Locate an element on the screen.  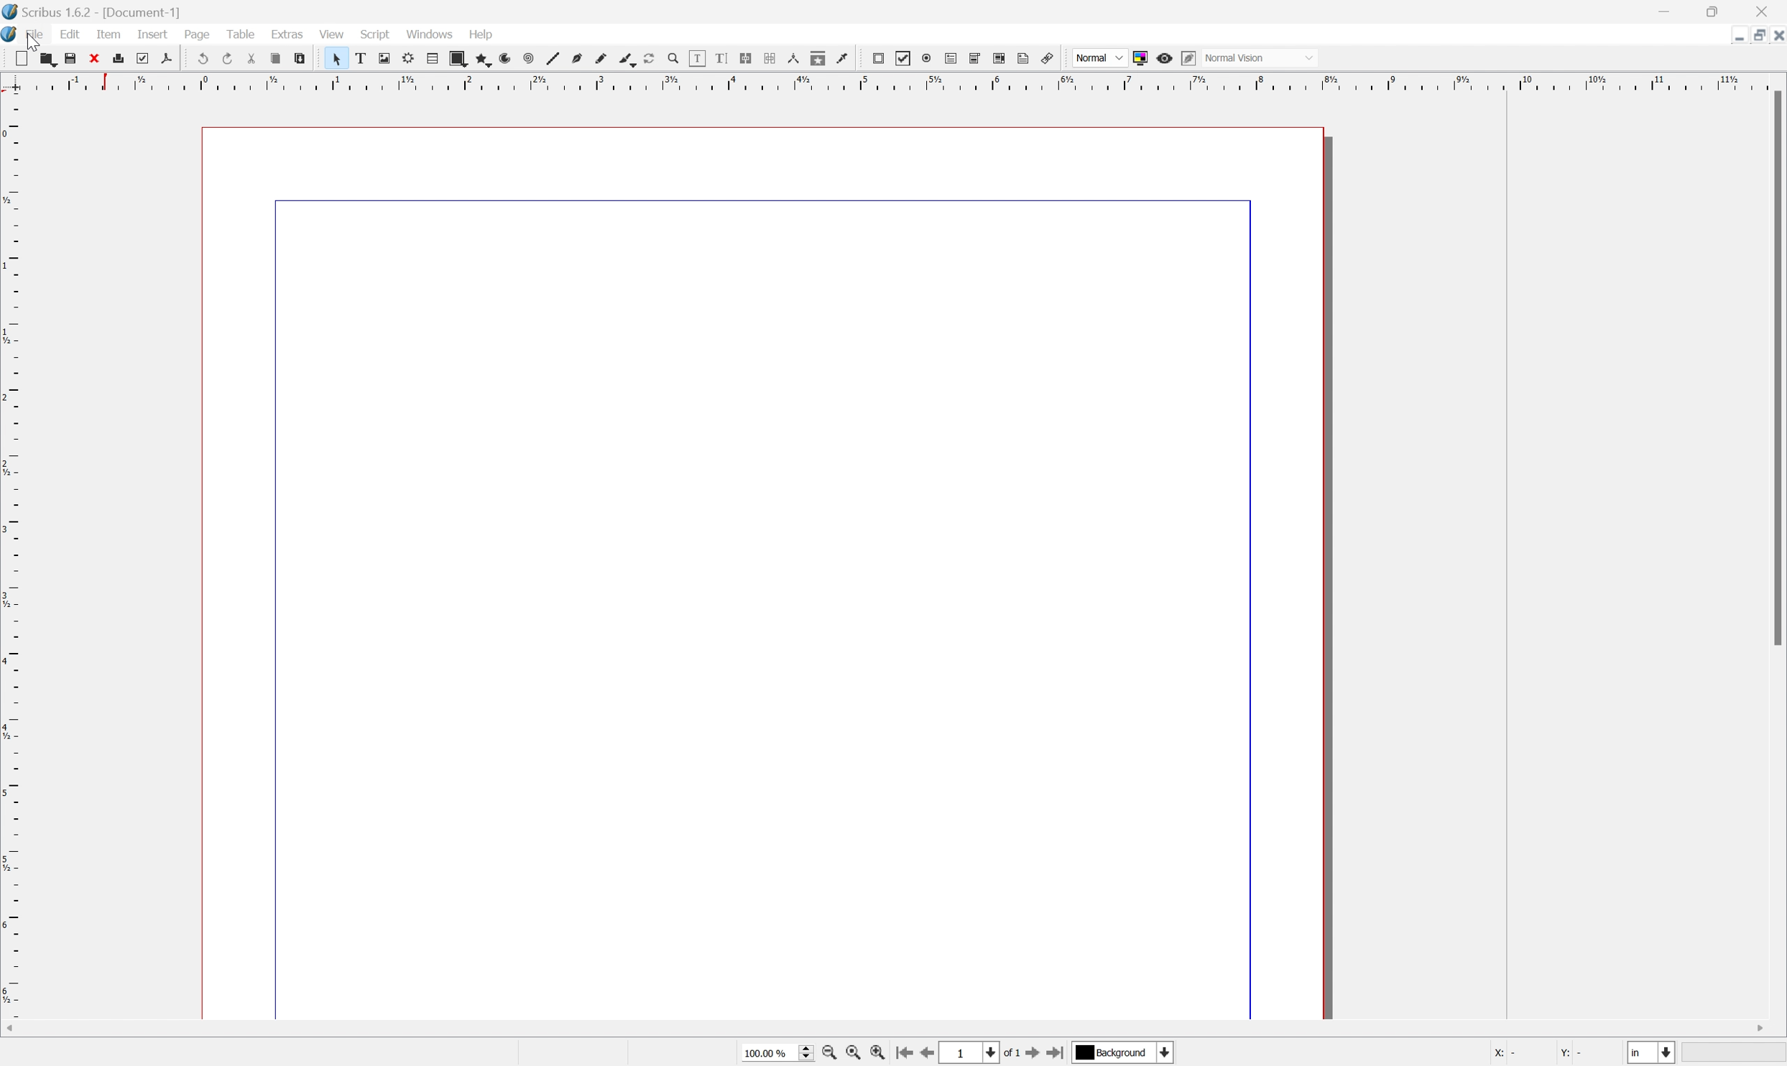
Edit is located at coordinates (70, 36).